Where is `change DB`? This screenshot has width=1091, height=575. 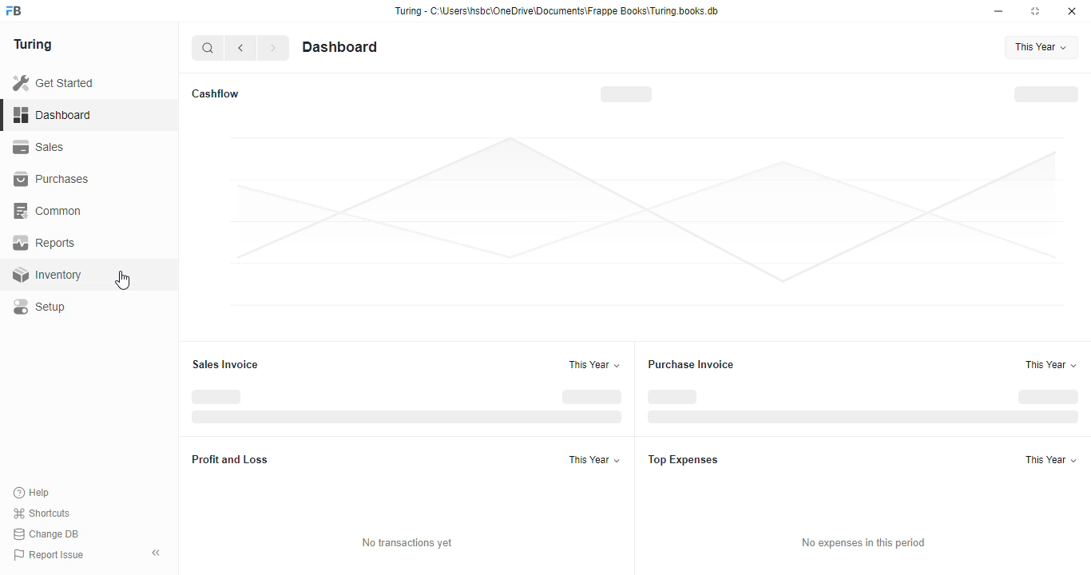 change DB is located at coordinates (46, 534).